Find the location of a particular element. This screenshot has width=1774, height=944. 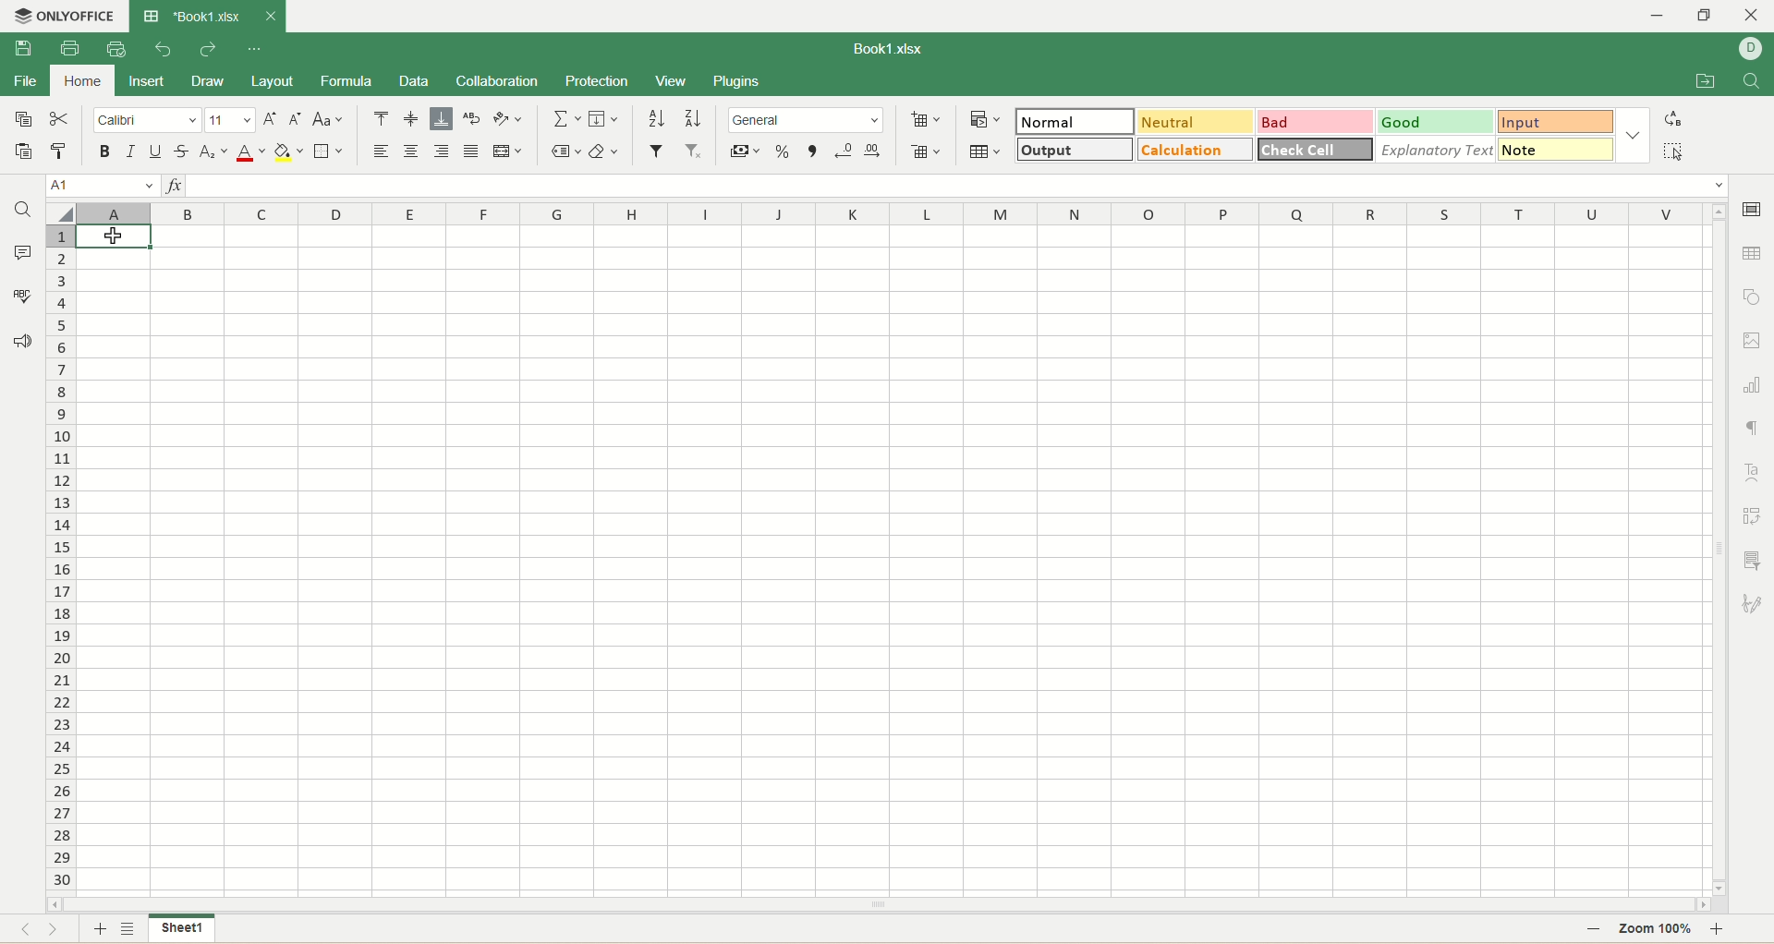

plugins is located at coordinates (735, 80).